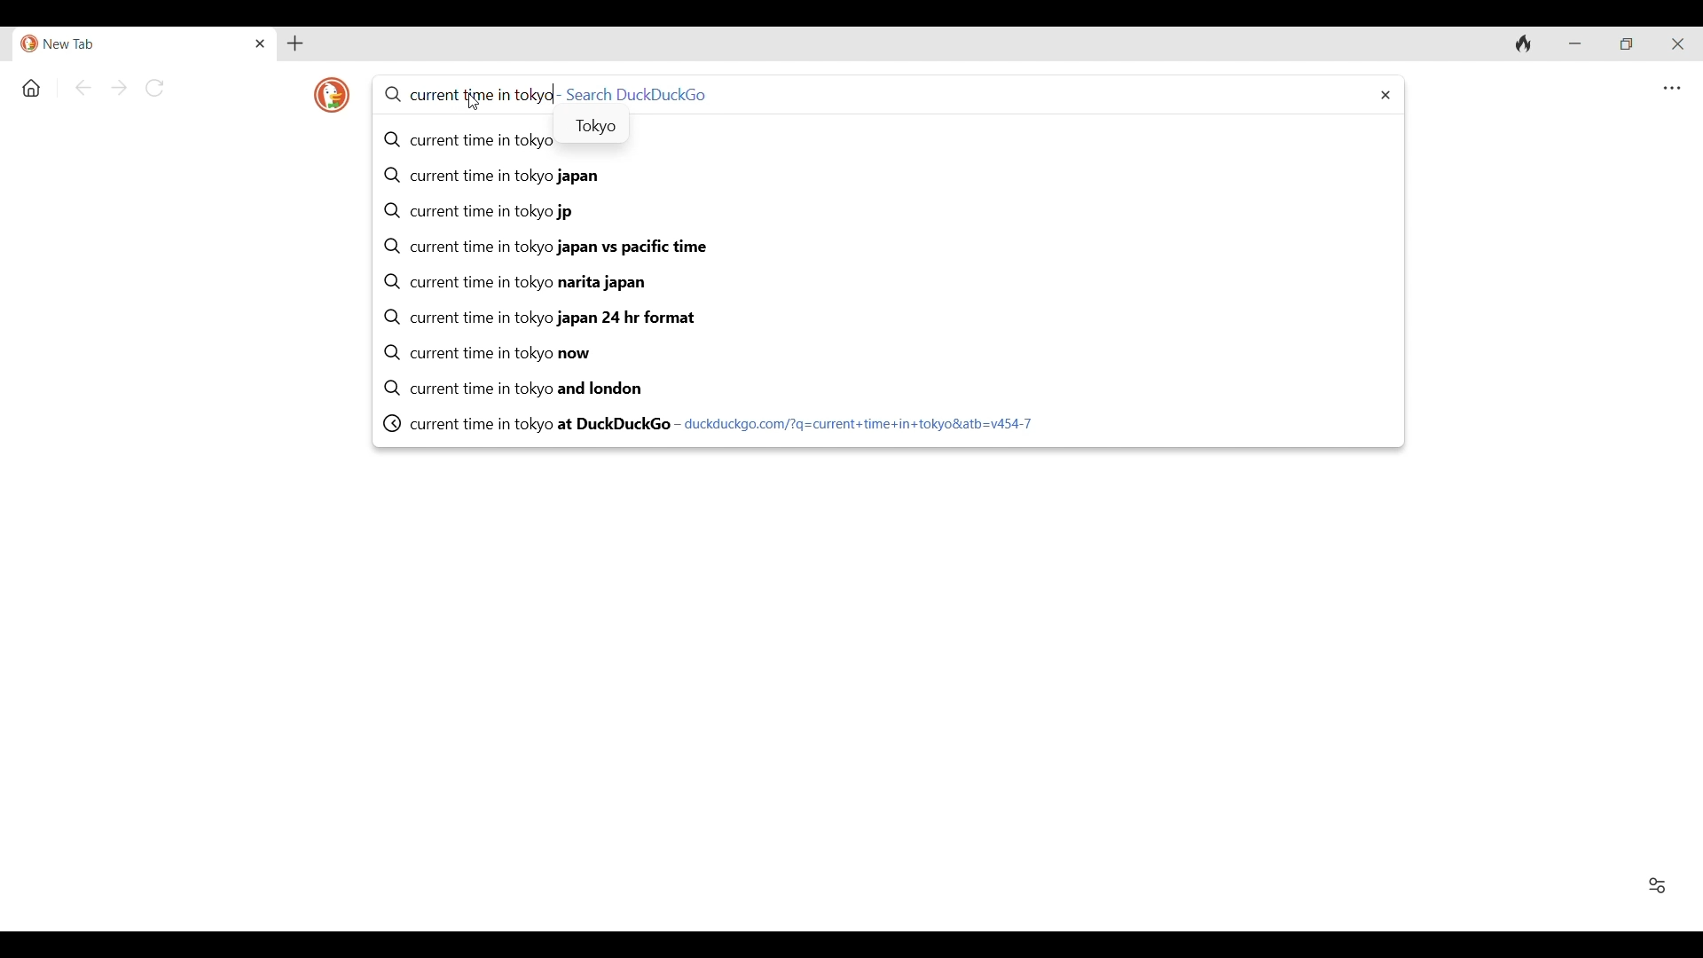 This screenshot has height=958, width=1703. Describe the element at coordinates (473, 102) in the screenshot. I see `Cursor` at that location.